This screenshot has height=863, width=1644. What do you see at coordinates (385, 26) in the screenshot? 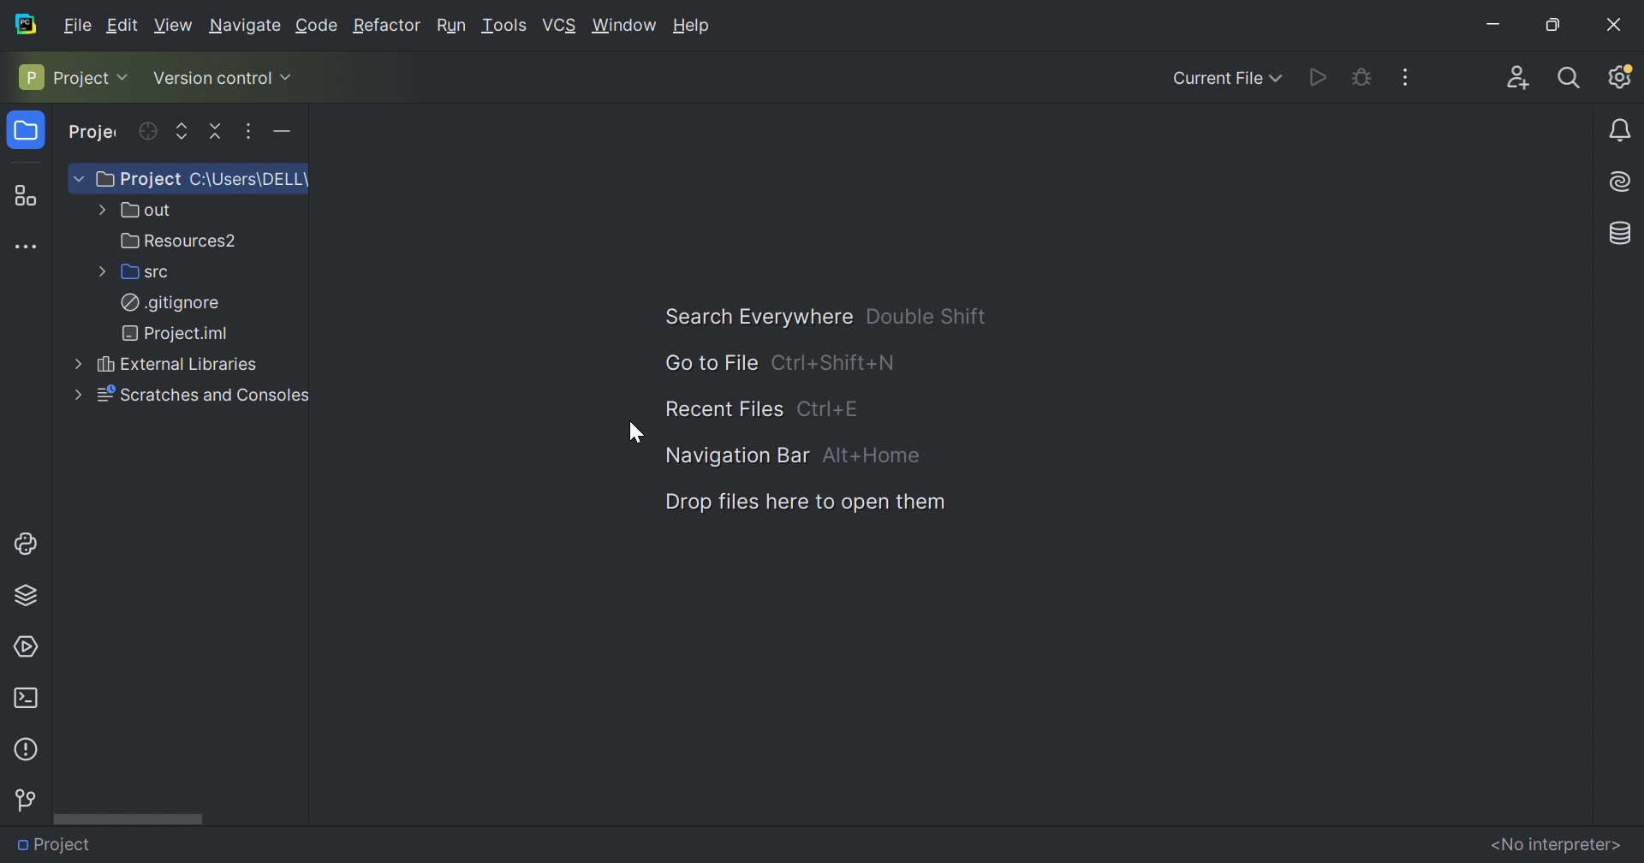
I see `Refactor` at bounding box center [385, 26].